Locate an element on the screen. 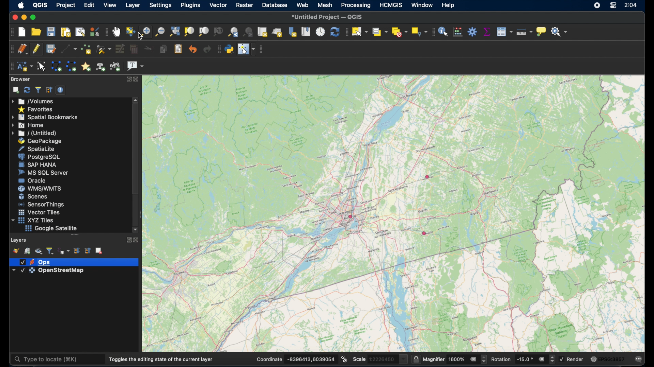  open street map is located at coordinates (381, 290).